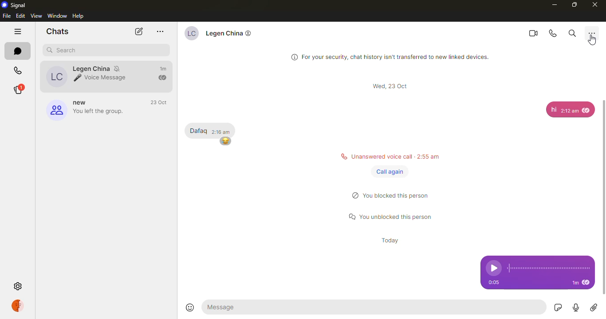 The height and width of the screenshot is (319, 606). What do you see at coordinates (548, 268) in the screenshot?
I see `track` at bounding box center [548, 268].